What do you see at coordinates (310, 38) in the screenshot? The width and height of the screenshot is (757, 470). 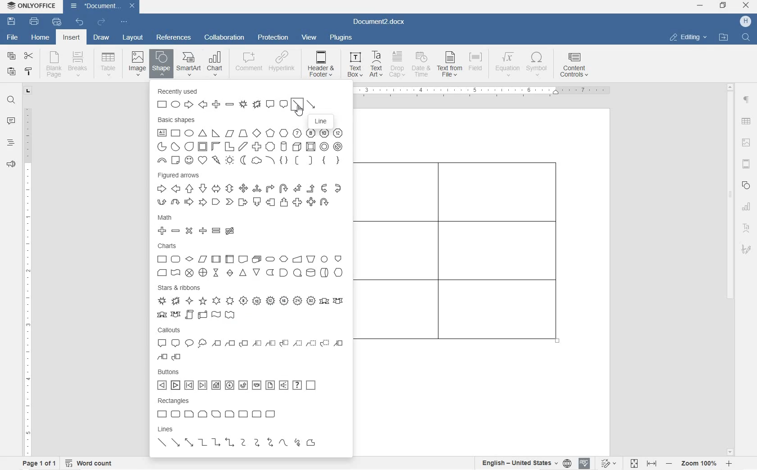 I see `view` at bounding box center [310, 38].